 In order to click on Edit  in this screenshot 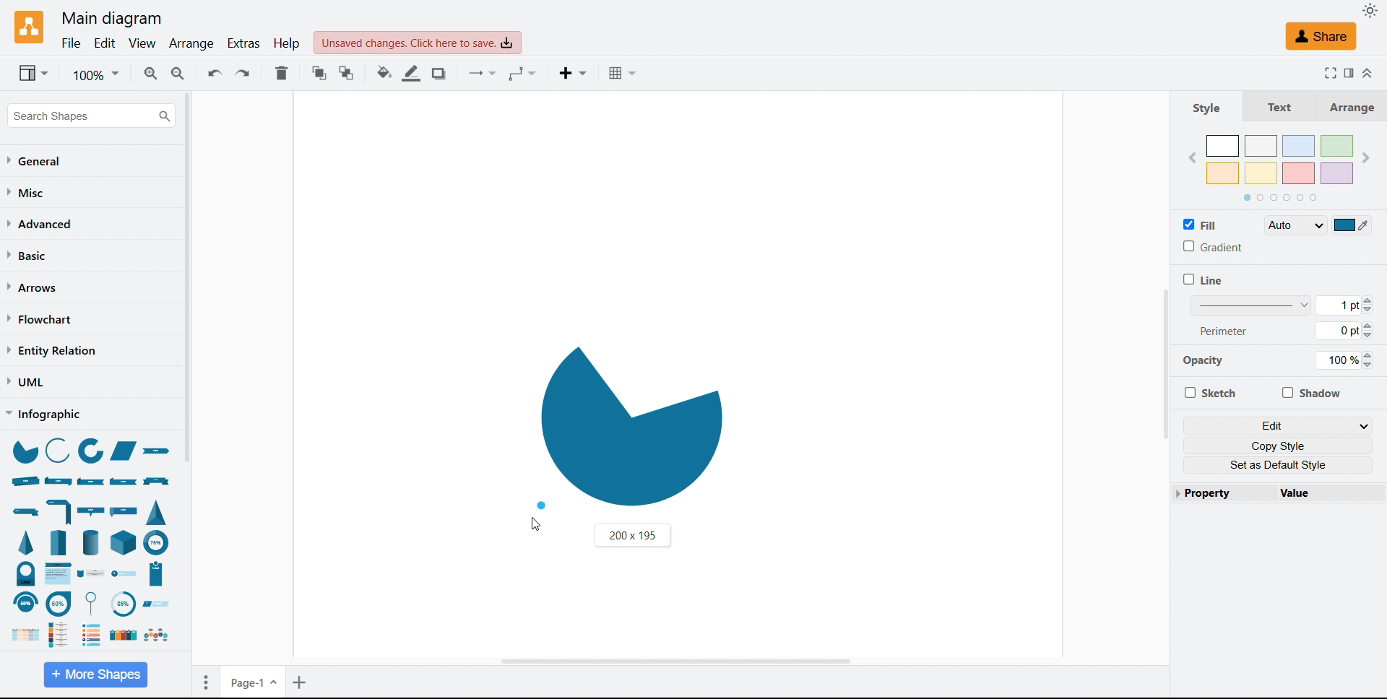, I will do `click(105, 44)`.